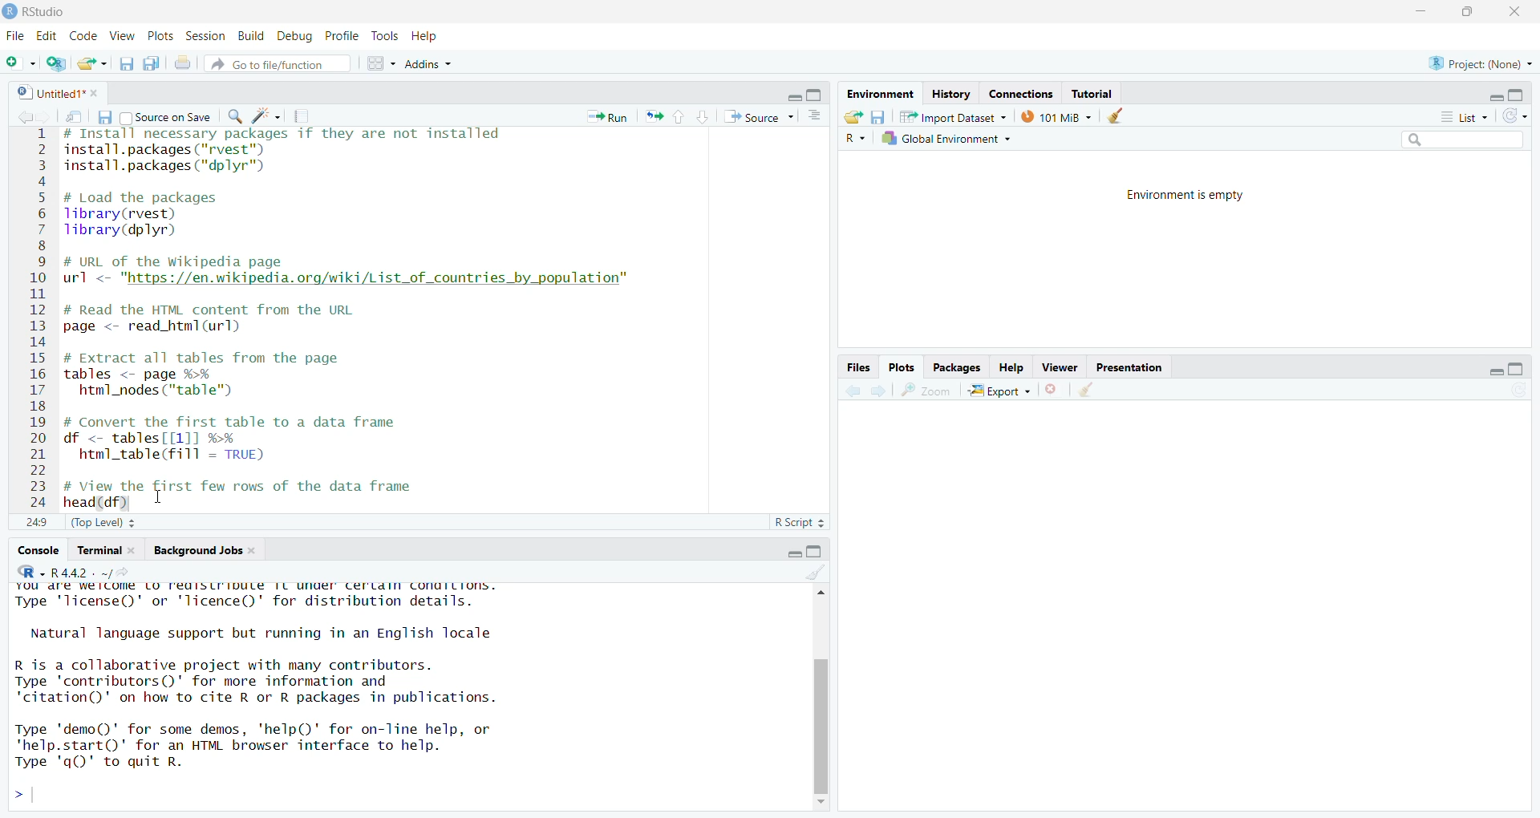 The image size is (1540, 818). Describe the element at coordinates (153, 215) in the screenshot. I see `# Load the packages library(rvest) library(dplyr)` at that location.